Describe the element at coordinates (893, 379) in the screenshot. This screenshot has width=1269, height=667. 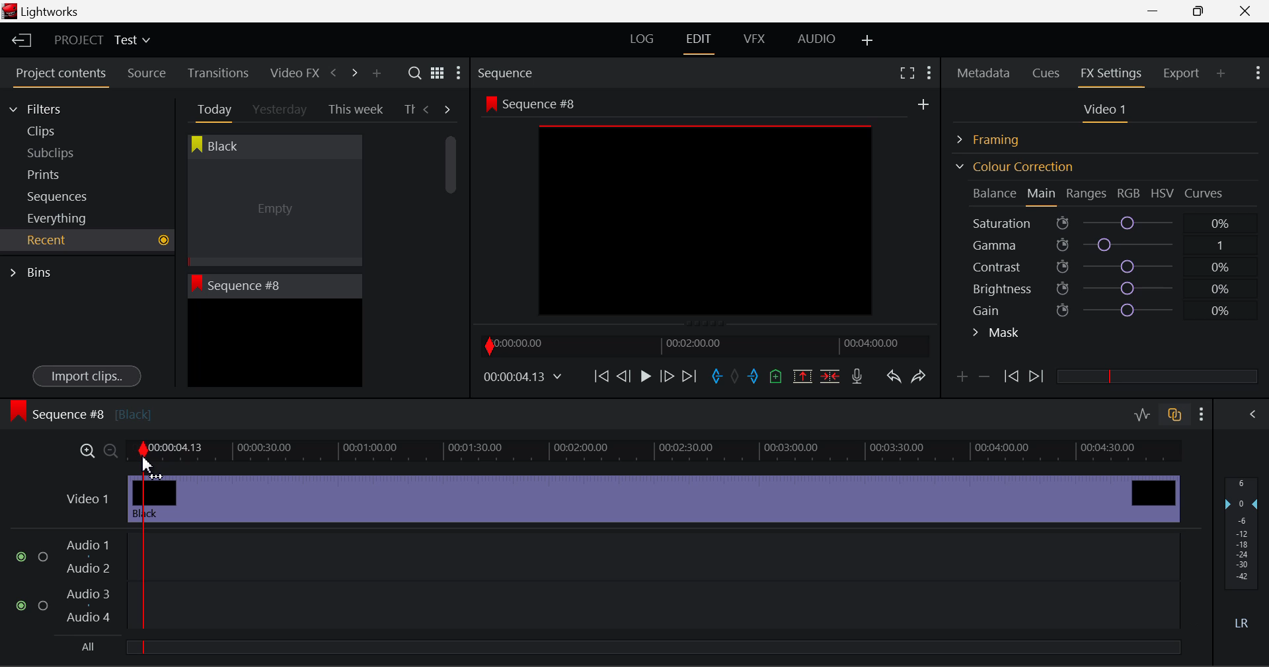
I see `Undo` at that location.